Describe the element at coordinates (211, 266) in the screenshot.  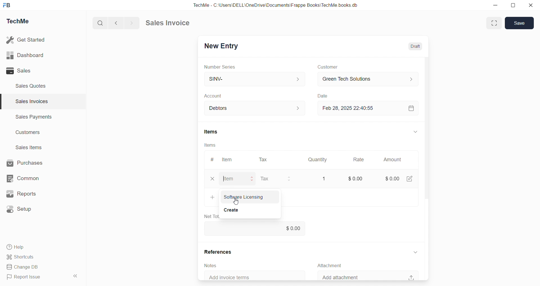
I see `Notes` at that location.